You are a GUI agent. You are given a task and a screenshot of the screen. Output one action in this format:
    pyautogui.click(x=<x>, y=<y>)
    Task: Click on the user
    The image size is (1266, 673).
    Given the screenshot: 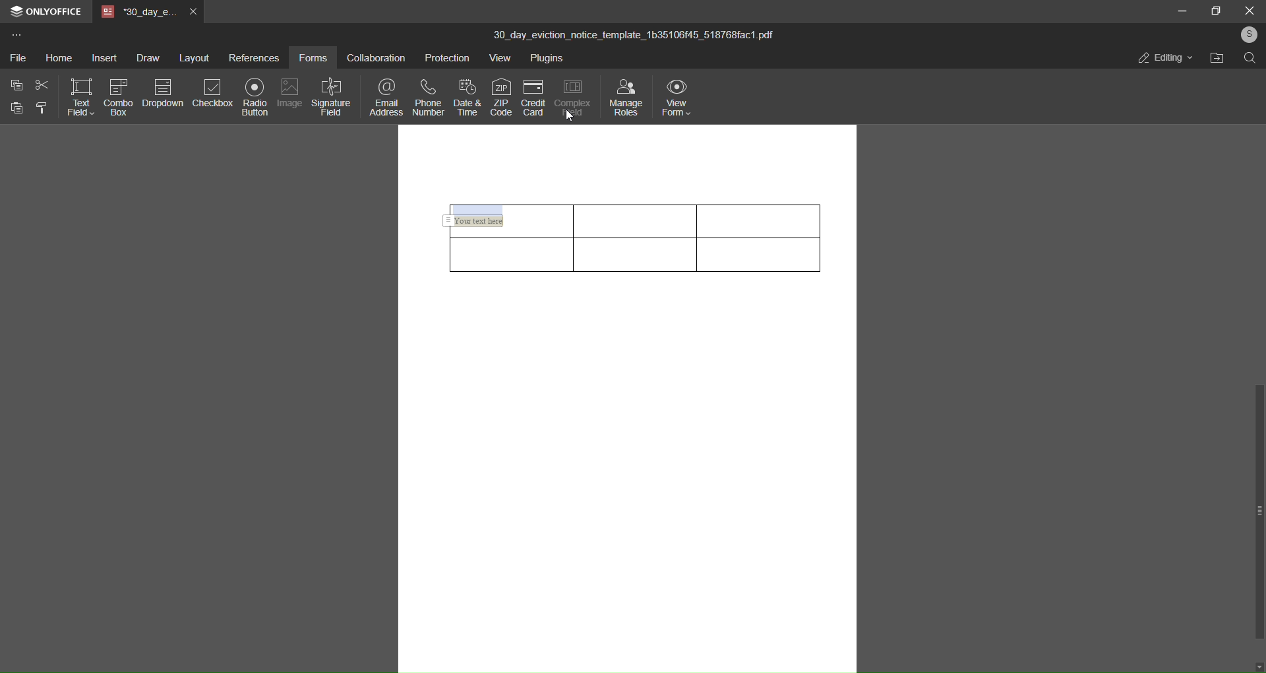 What is the action you would take?
    pyautogui.click(x=1247, y=34)
    